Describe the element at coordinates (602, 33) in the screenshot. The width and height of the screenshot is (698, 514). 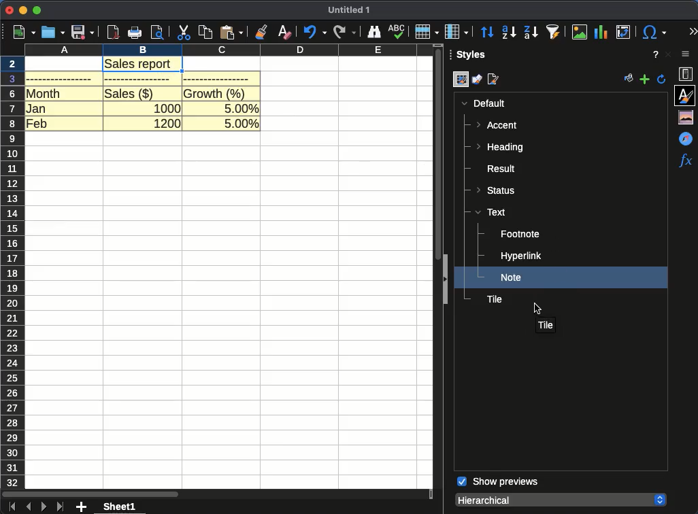
I see `chart` at that location.